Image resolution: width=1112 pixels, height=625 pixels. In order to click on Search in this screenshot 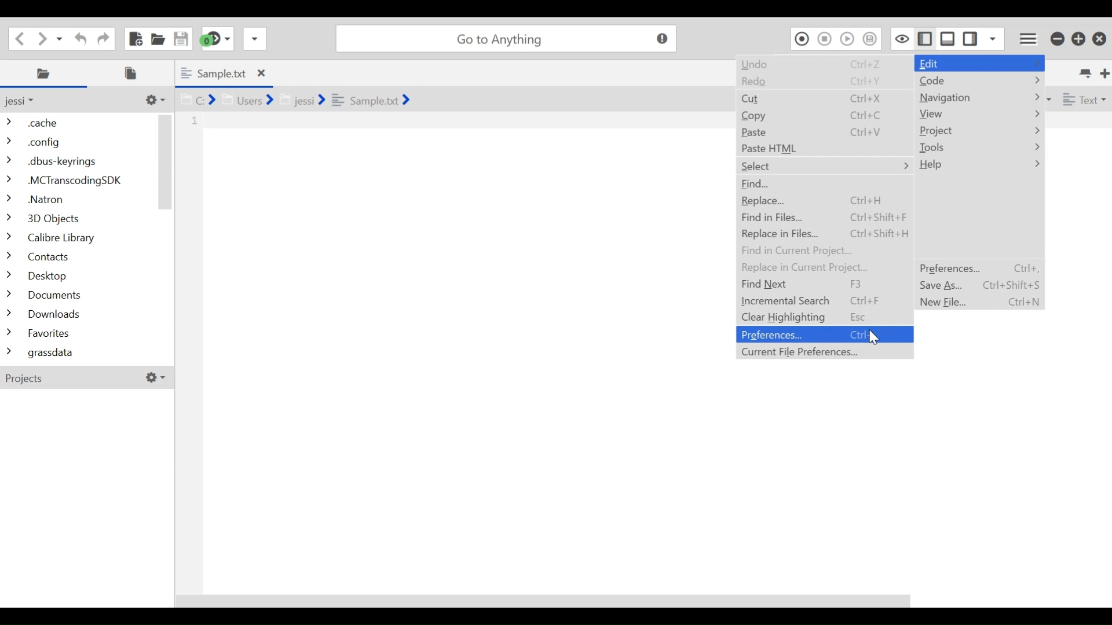, I will do `click(506, 38)`.